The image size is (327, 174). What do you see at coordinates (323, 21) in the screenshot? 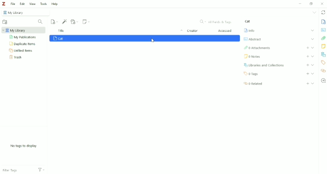
I see `Info` at bounding box center [323, 21].